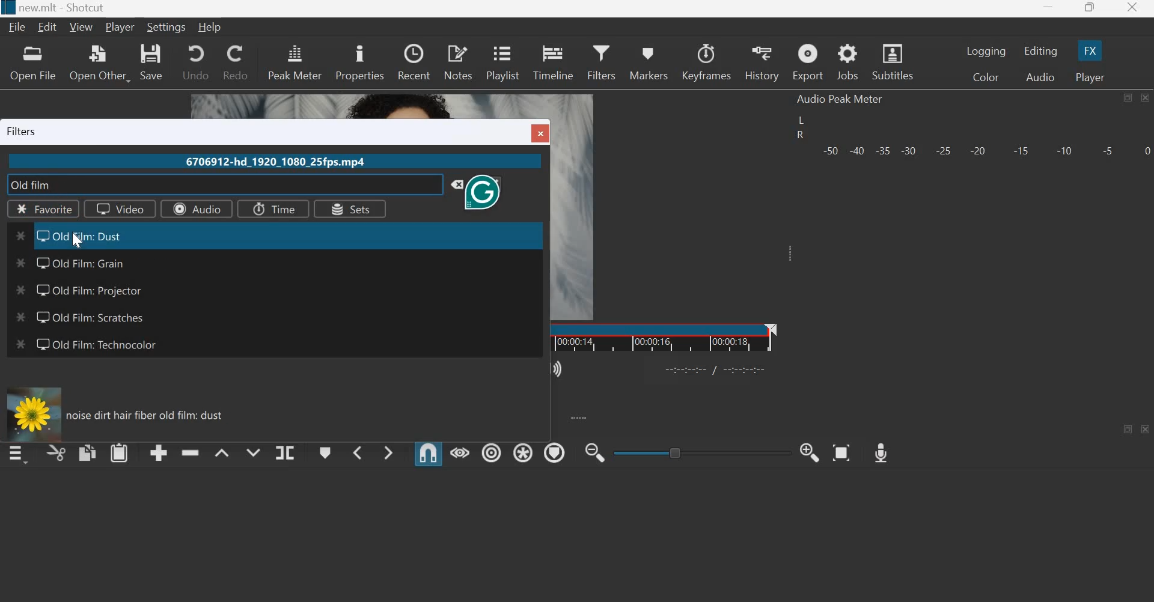 This screenshot has height=602, width=1154. Describe the element at coordinates (1127, 98) in the screenshot. I see `maximize` at that location.